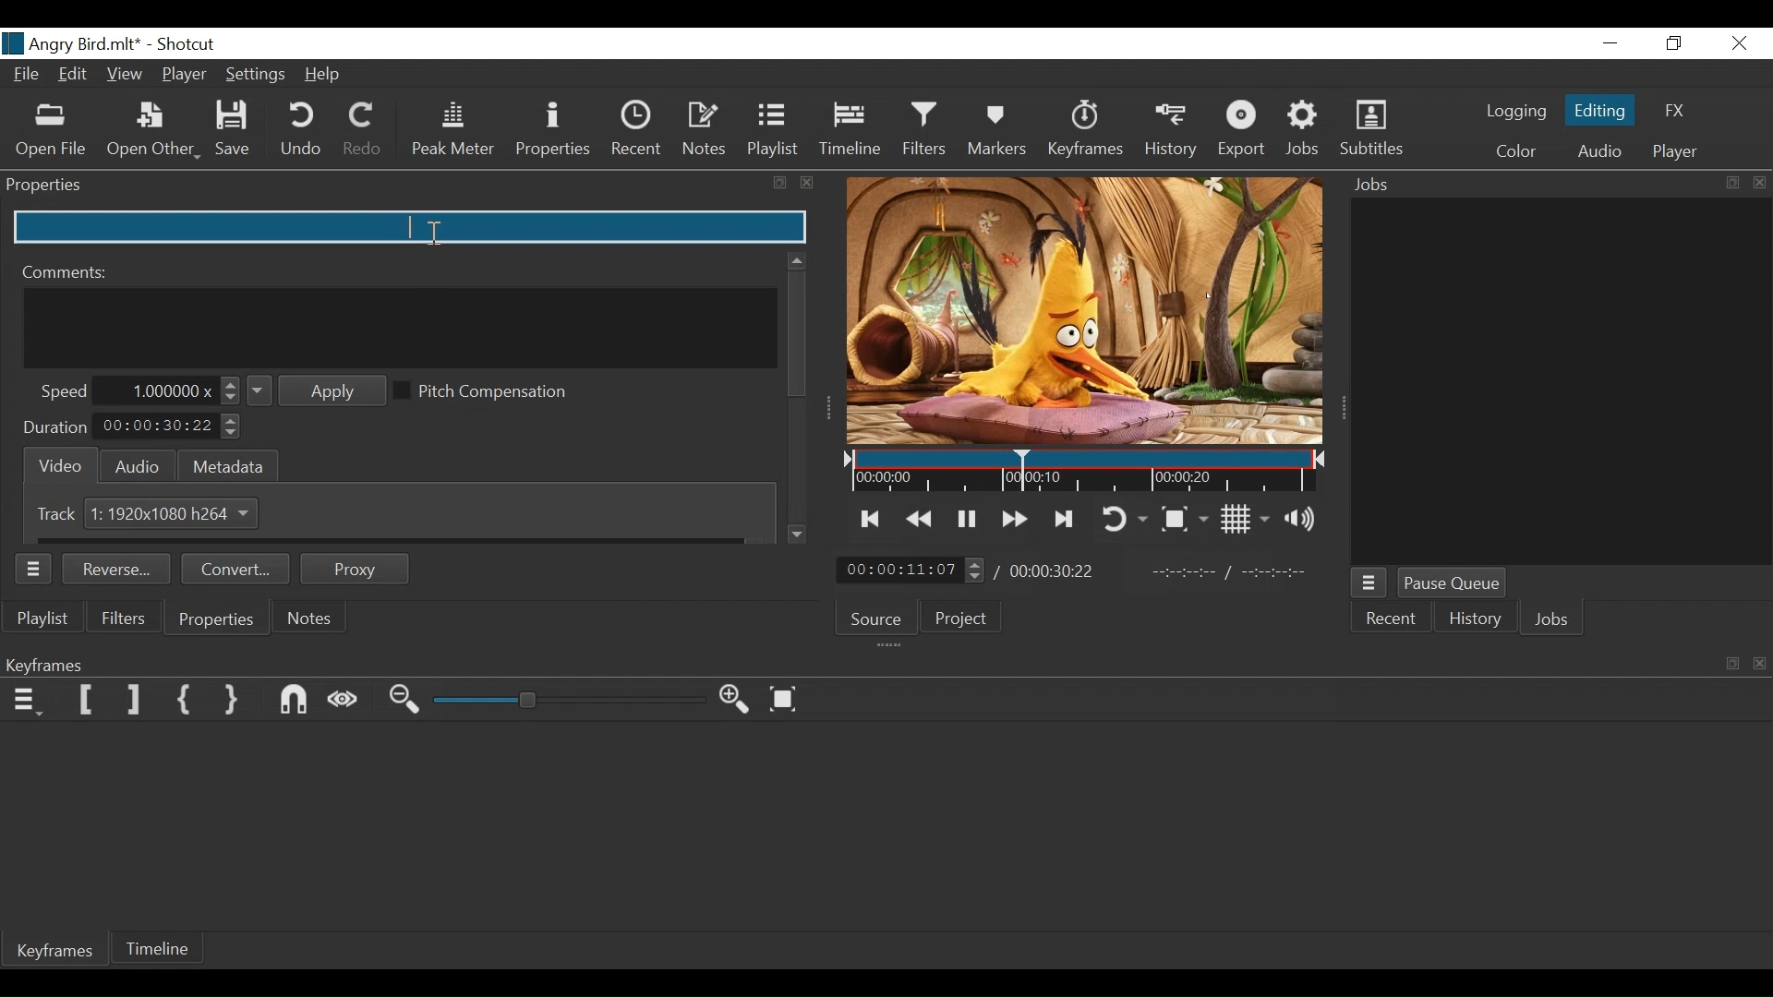 The width and height of the screenshot is (1773, 997). I want to click on Keyframe menu, so click(30, 701).